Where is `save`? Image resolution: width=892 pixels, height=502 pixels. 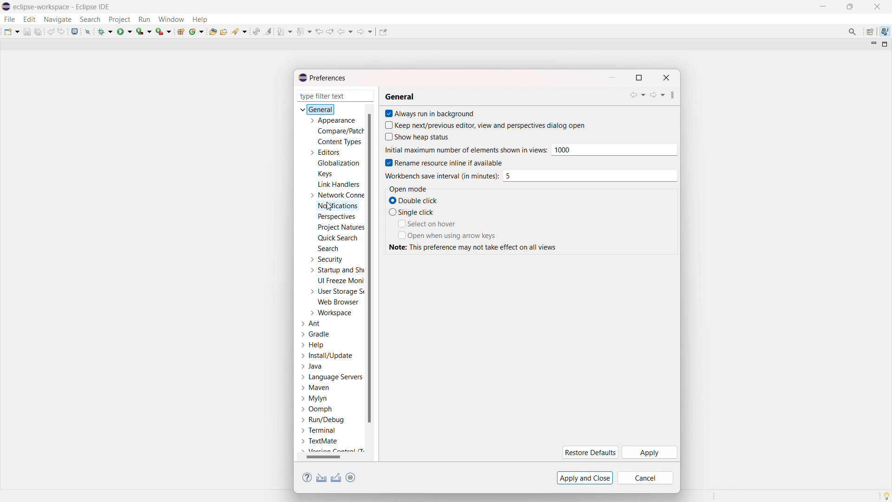
save is located at coordinates (27, 32).